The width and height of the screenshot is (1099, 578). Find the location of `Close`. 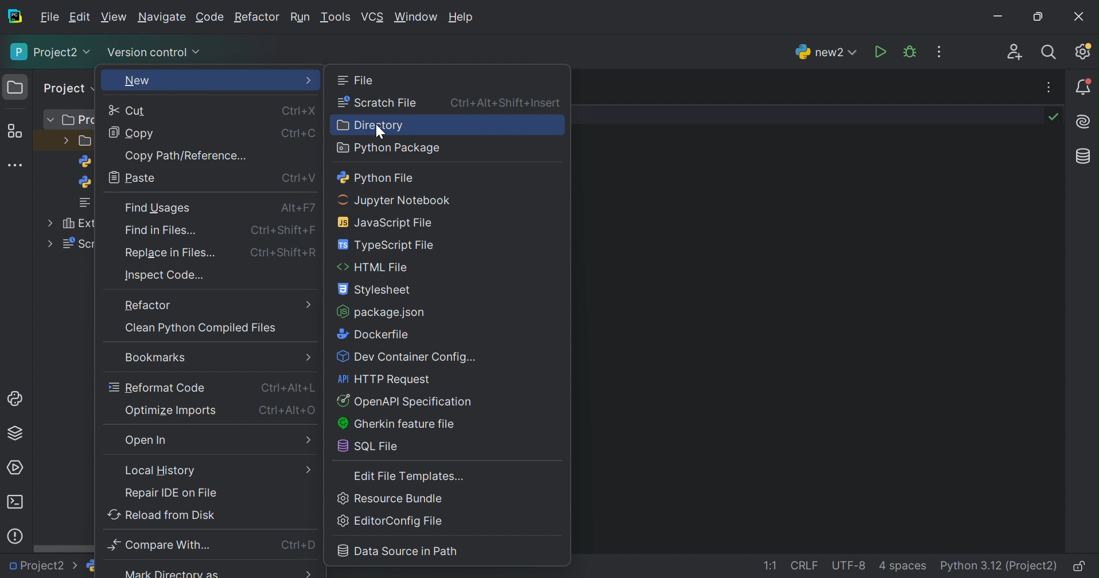

Close is located at coordinates (1080, 16).